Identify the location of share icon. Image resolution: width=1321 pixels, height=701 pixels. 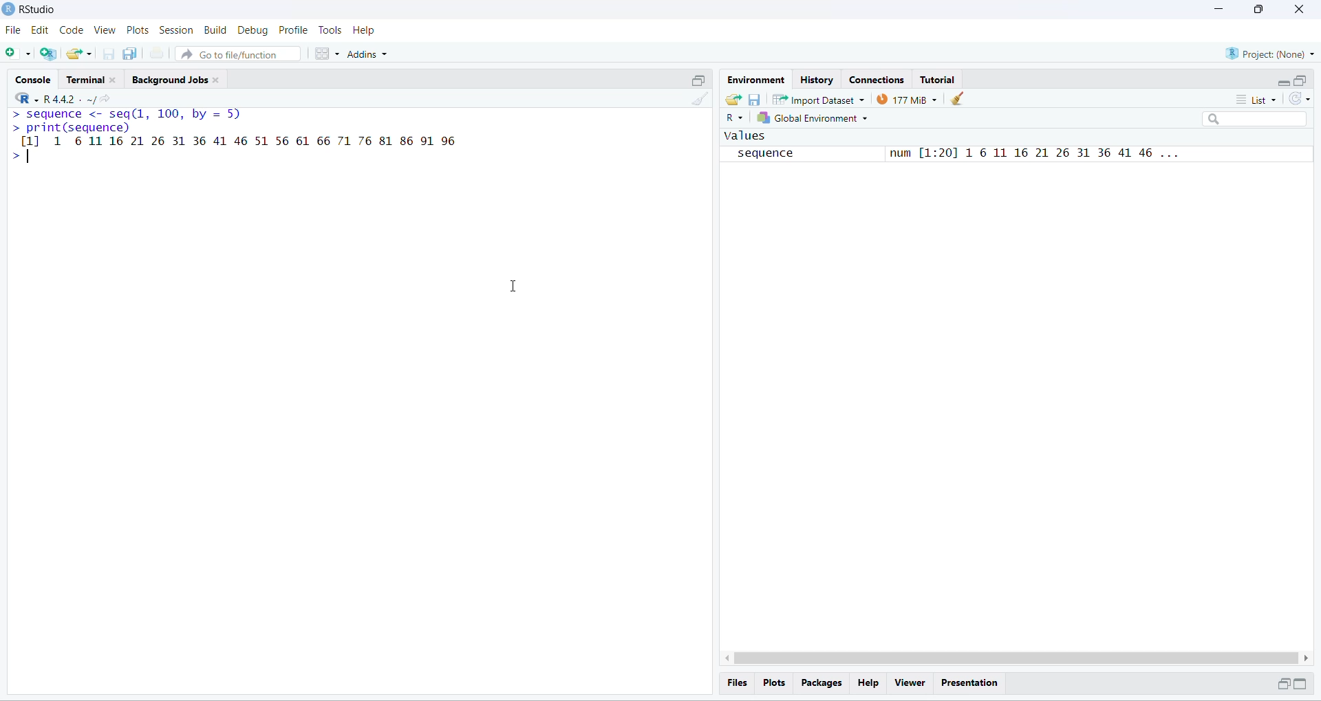
(107, 100).